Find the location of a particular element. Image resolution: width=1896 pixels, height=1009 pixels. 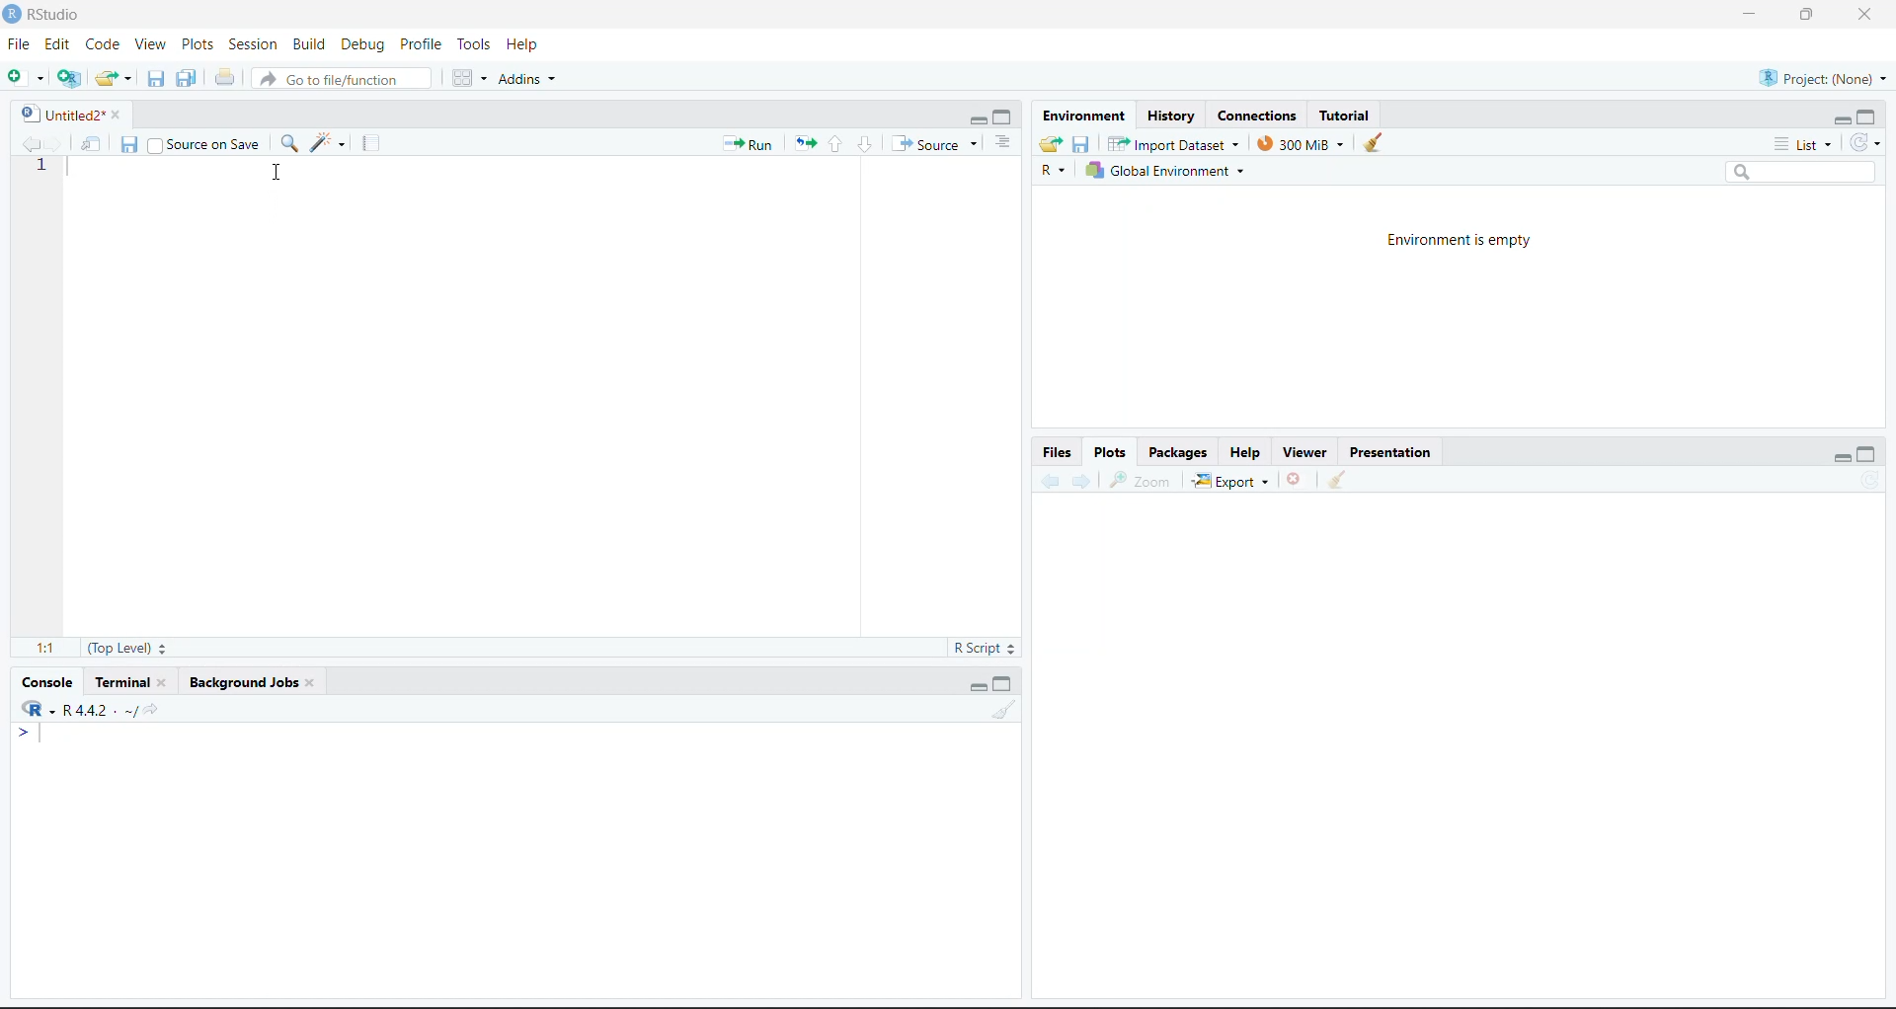

go to next section/chunk is located at coordinates (863, 145).